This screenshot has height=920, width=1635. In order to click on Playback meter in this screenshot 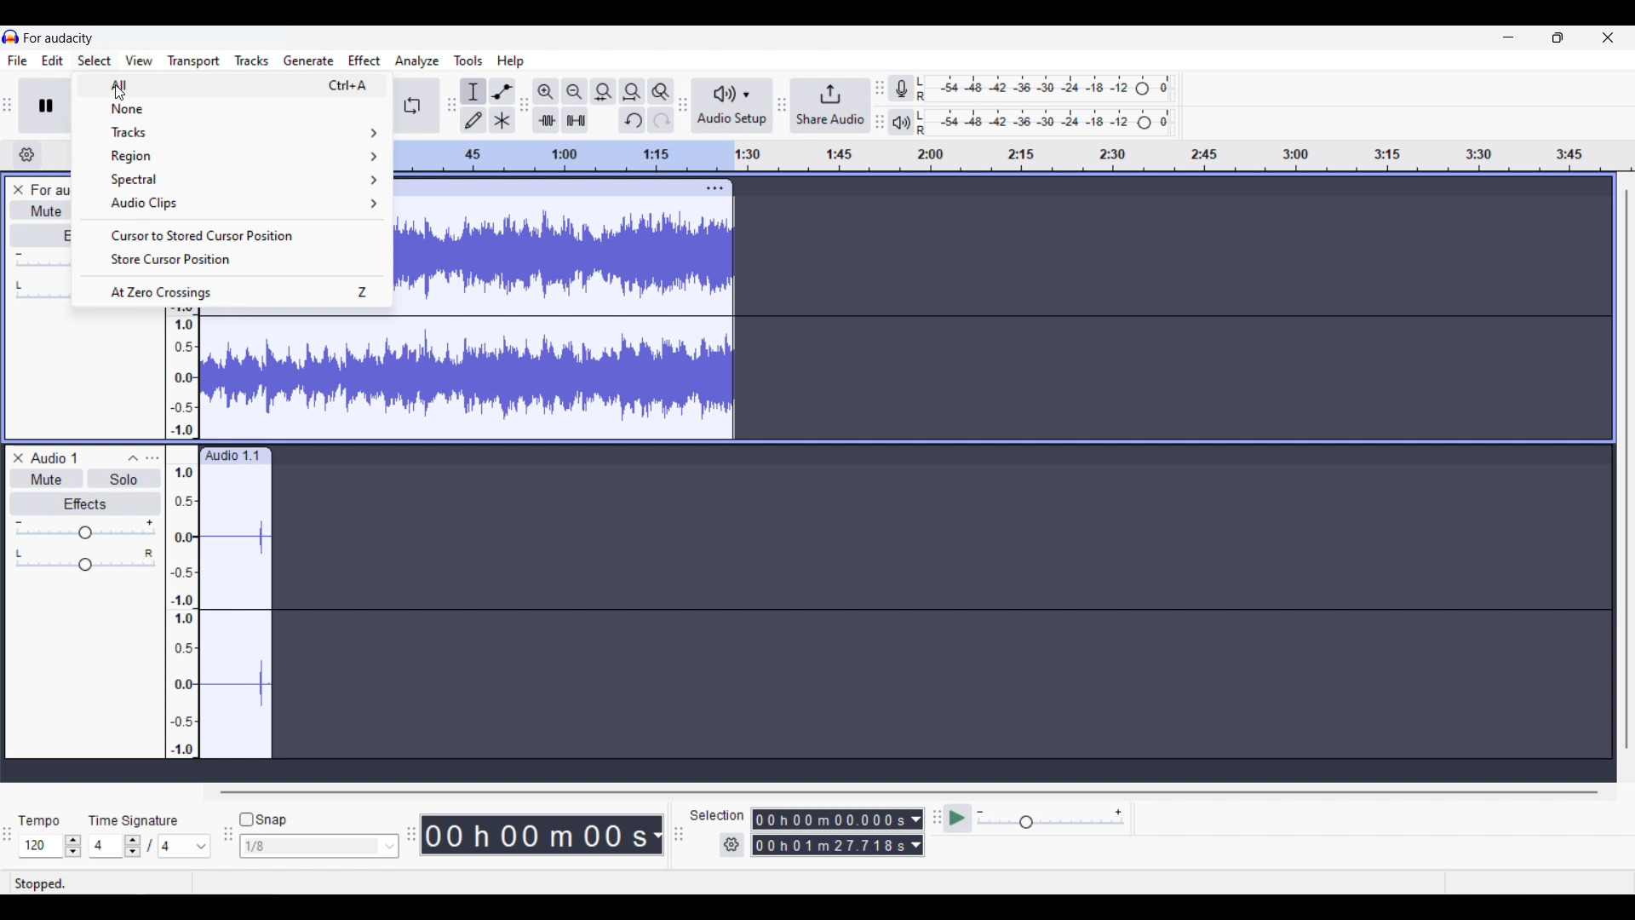, I will do `click(901, 123)`.